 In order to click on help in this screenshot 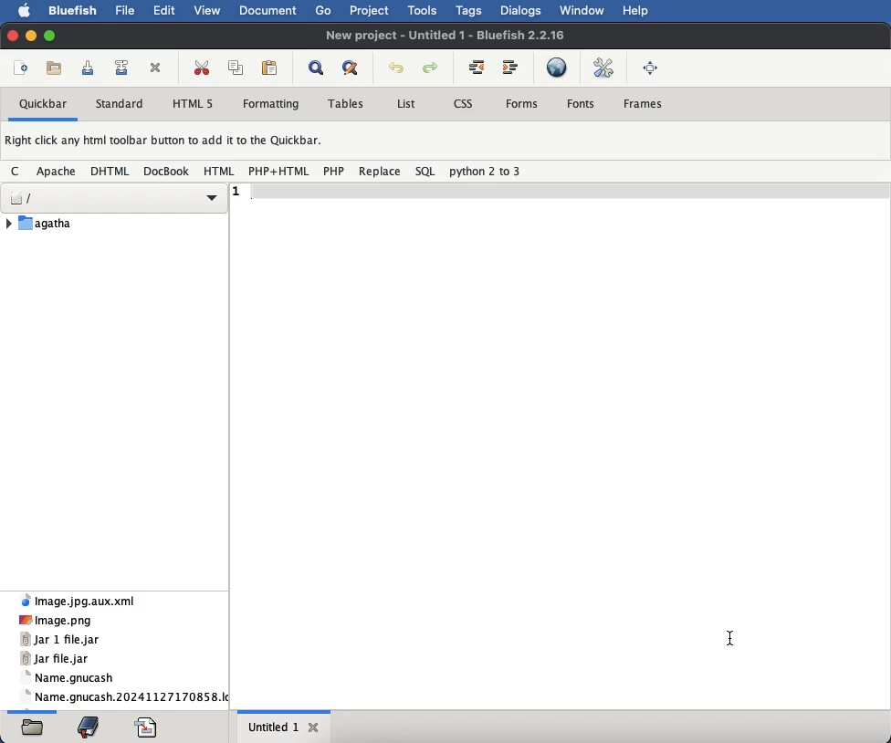, I will do `click(636, 11)`.